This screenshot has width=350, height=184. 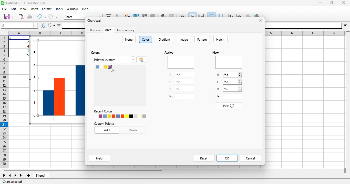 I want to click on fx, so click(x=43, y=25).